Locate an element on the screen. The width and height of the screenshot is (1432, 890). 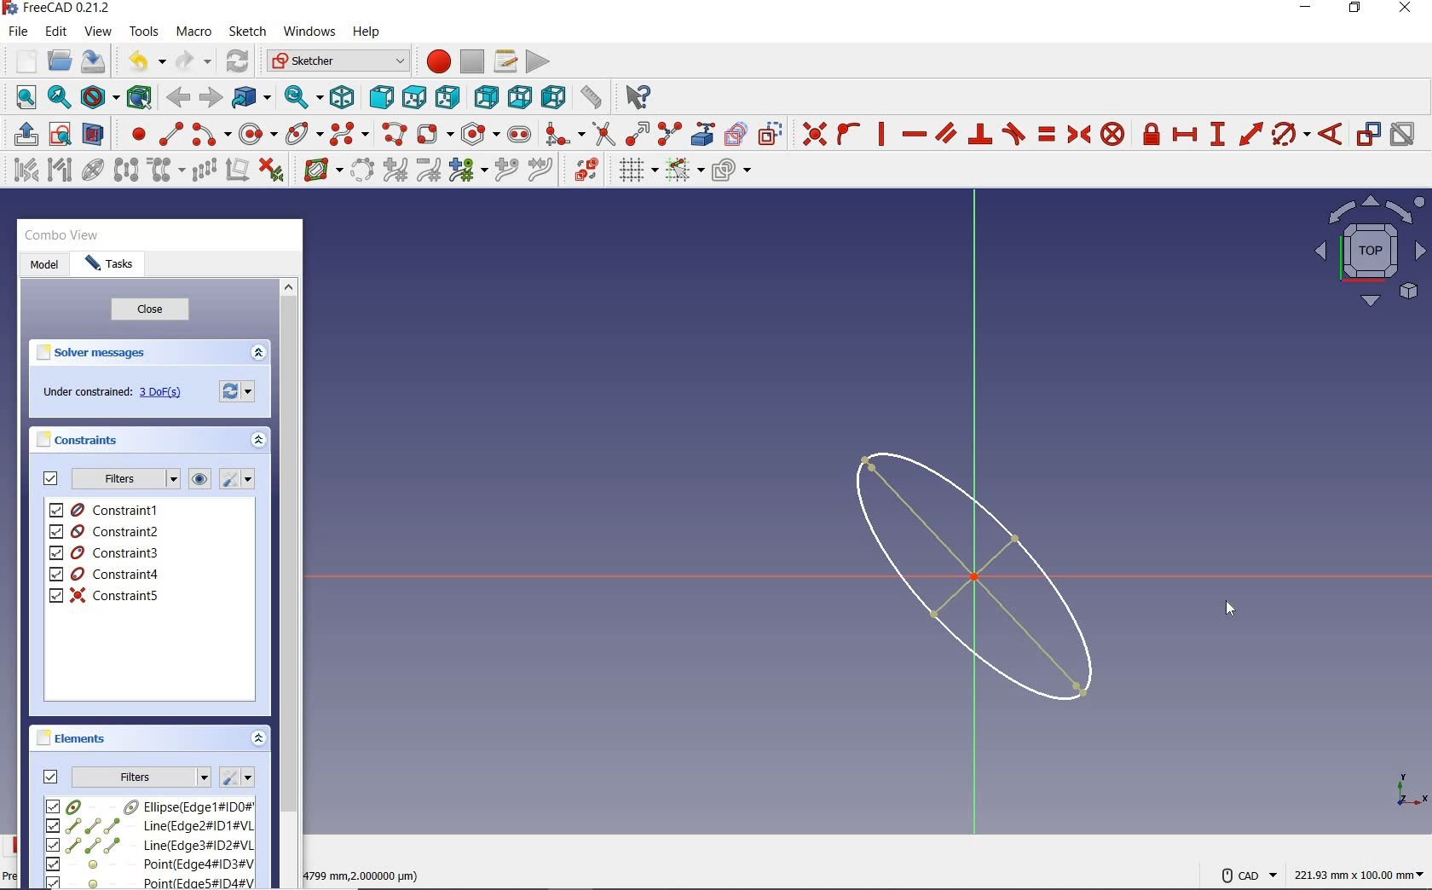
constraints is located at coordinates (82, 439).